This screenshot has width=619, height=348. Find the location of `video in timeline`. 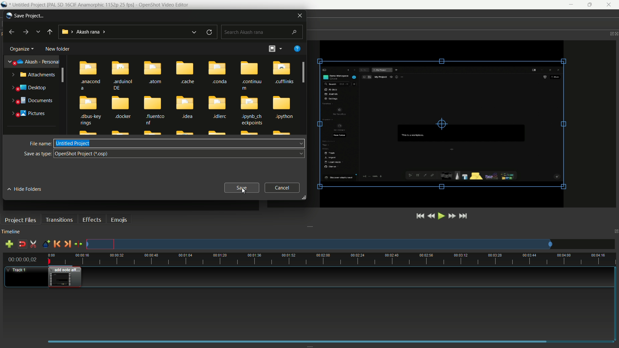

video in timeline is located at coordinates (65, 277).